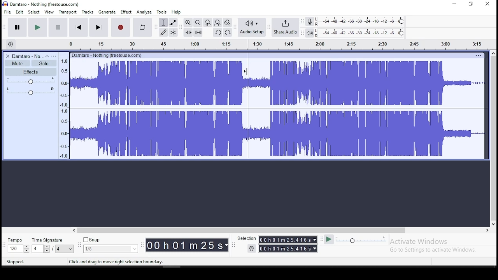  Describe the element at coordinates (34, 12) in the screenshot. I see `select` at that location.